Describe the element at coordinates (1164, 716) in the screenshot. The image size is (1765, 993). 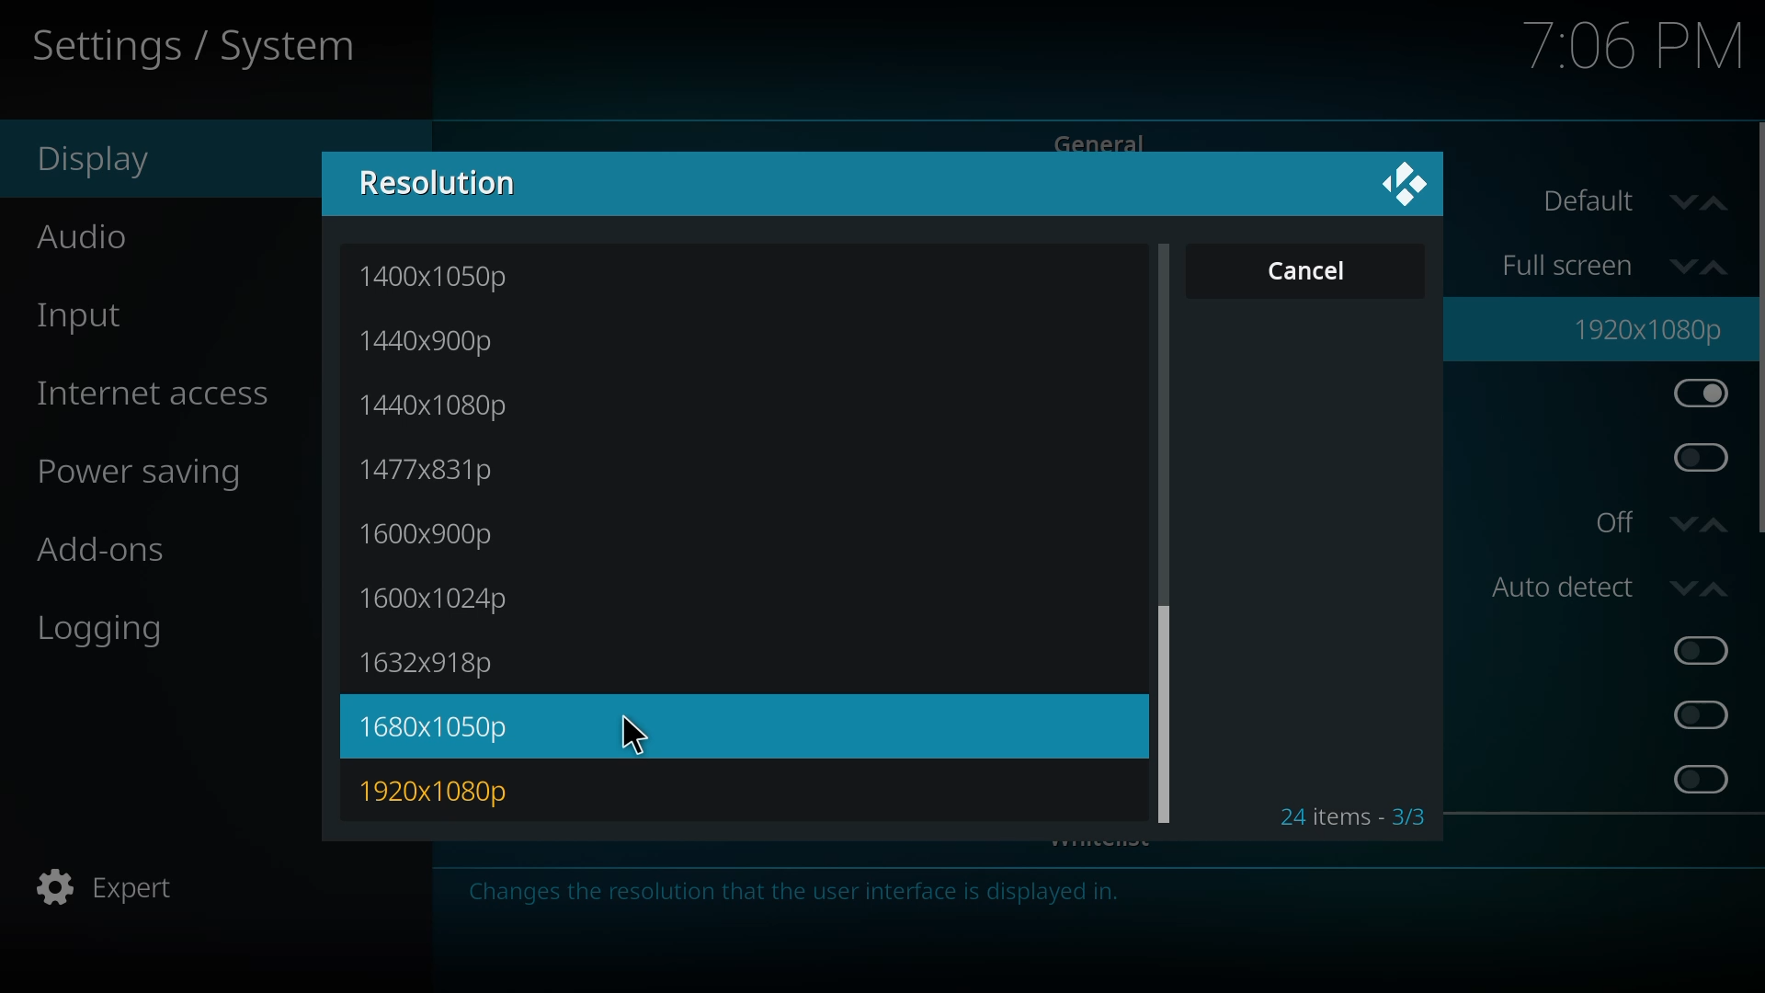
I see `scroll bar` at that location.